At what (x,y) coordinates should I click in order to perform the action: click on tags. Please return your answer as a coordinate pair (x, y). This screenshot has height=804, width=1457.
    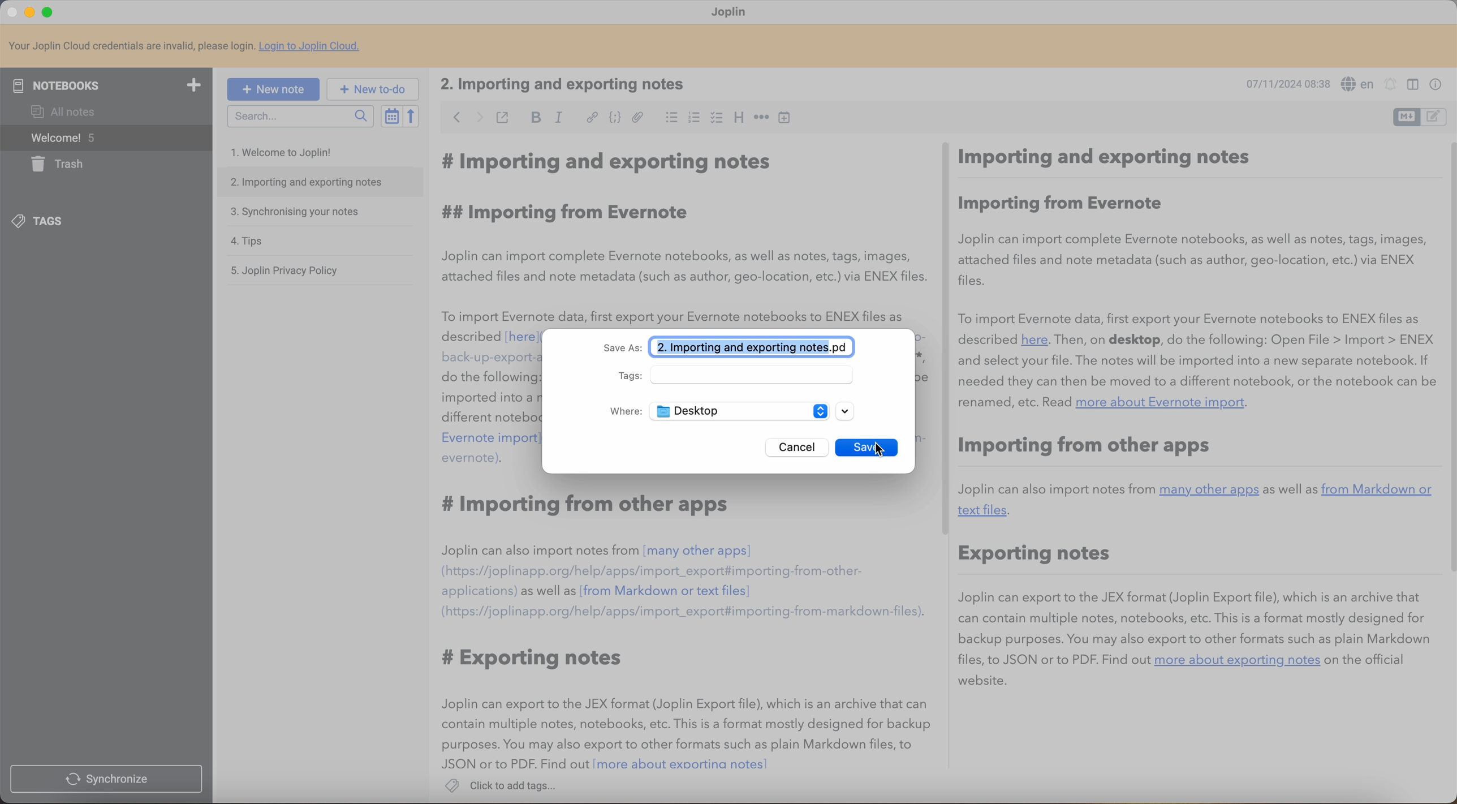
    Looking at the image, I should click on (42, 222).